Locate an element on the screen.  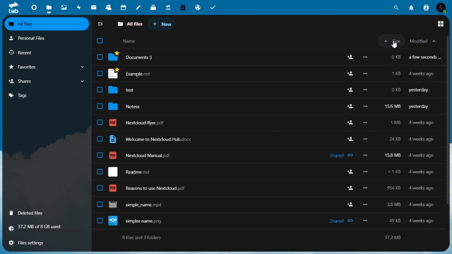
deck is located at coordinates (154, 6).